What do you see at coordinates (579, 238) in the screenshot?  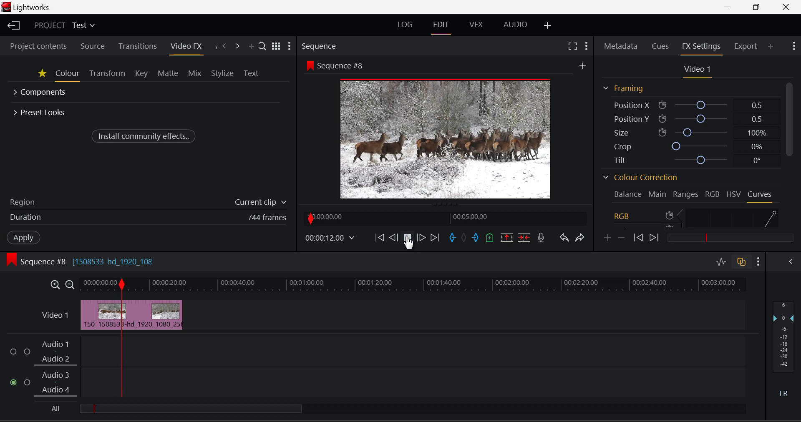 I see `Redo` at bounding box center [579, 238].